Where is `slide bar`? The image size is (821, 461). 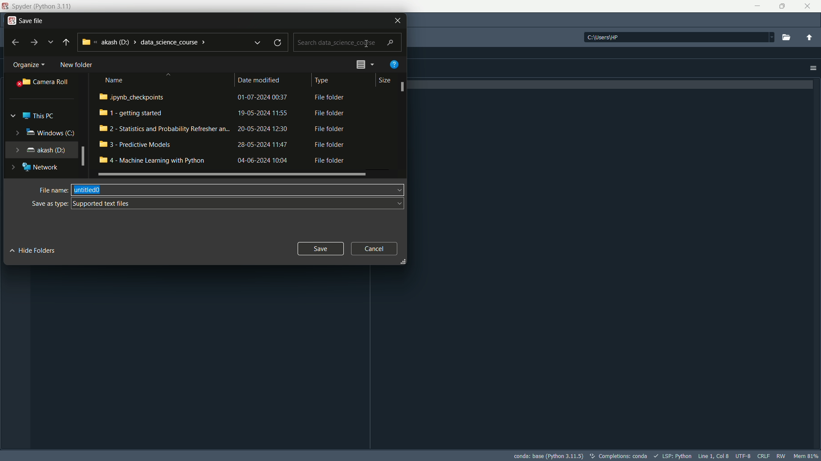
slide bar is located at coordinates (234, 176).